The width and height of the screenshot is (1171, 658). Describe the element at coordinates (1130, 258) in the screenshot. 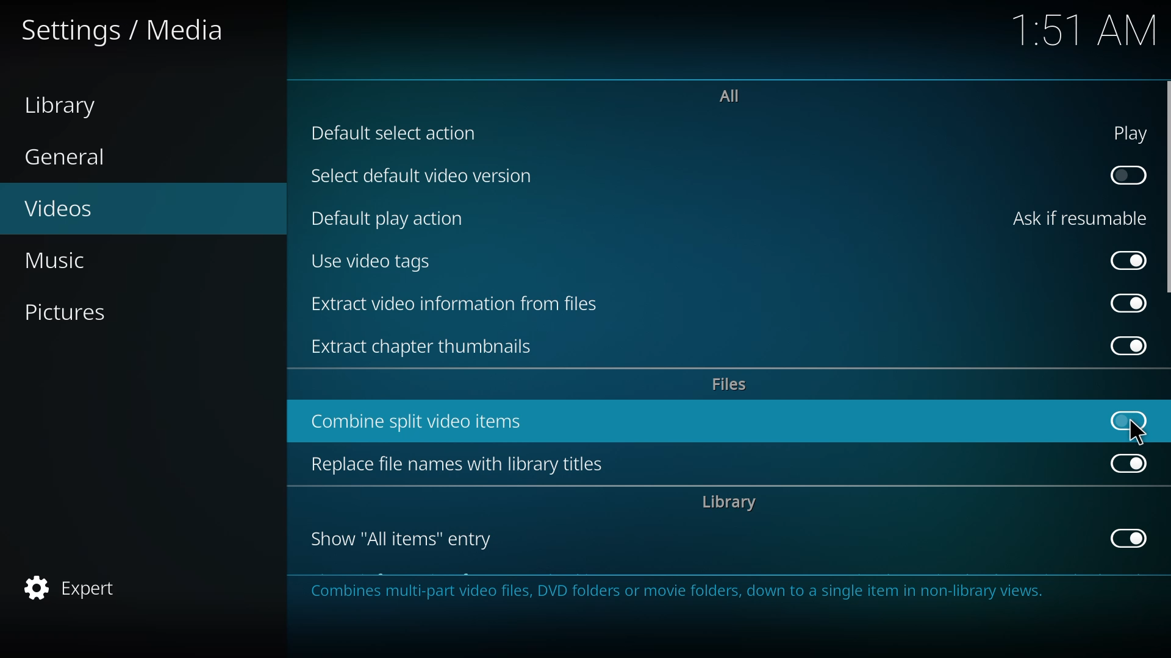

I see `enabled` at that location.